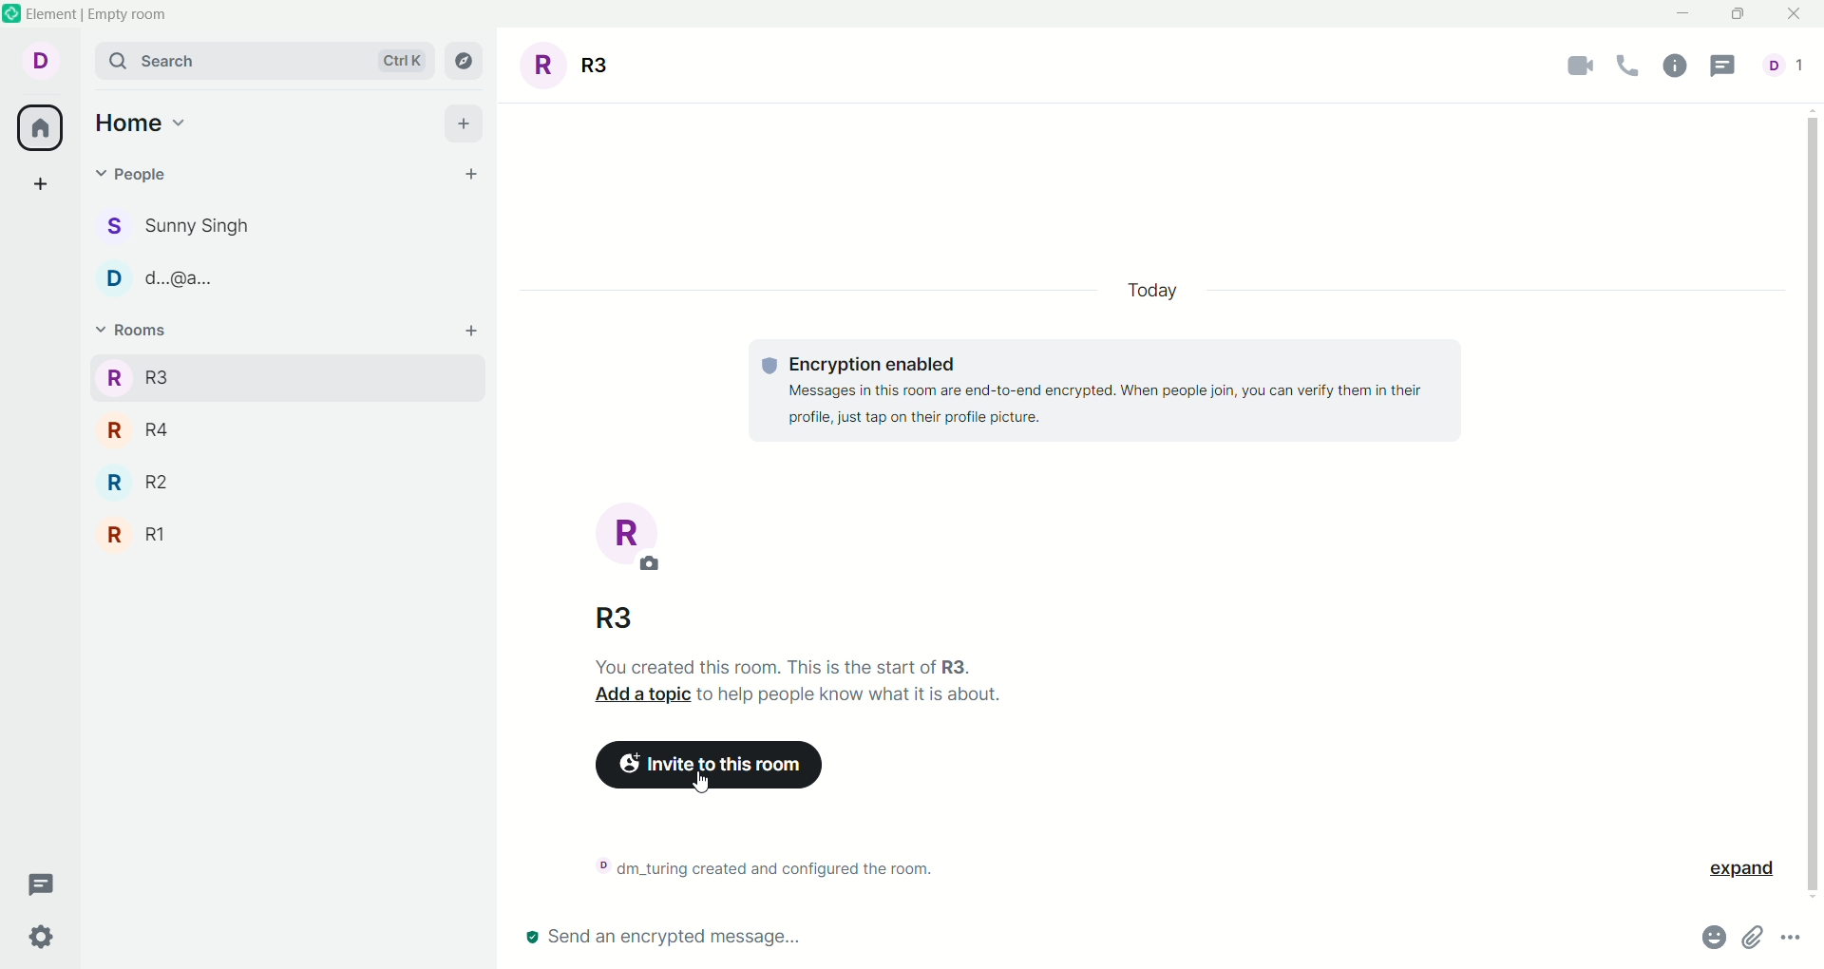 The width and height of the screenshot is (1824, 969). What do you see at coordinates (756, 869) in the screenshot?
I see `© dm_turing created and configured the room.` at bounding box center [756, 869].